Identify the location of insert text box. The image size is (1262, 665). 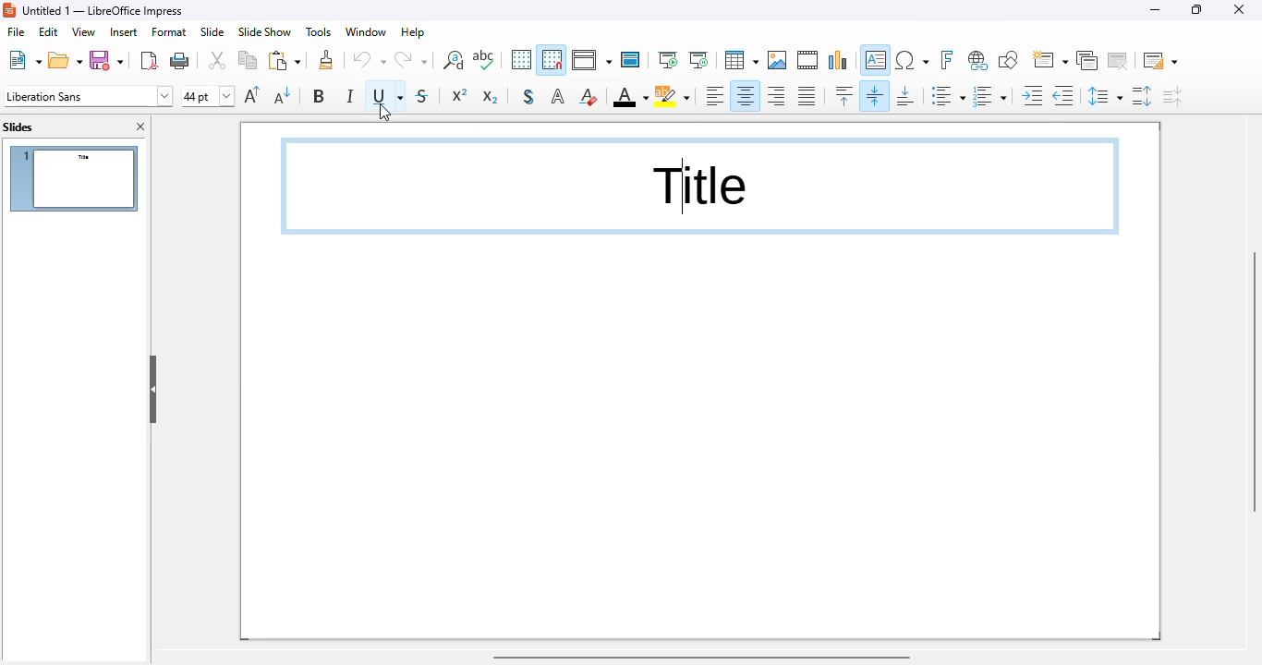
(875, 60).